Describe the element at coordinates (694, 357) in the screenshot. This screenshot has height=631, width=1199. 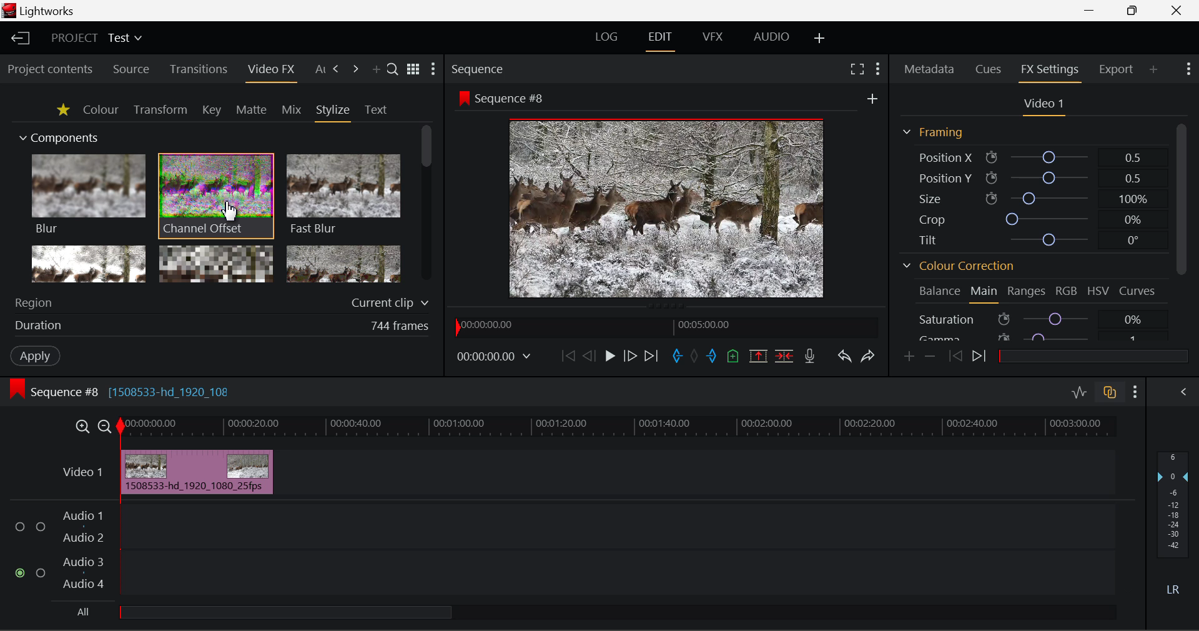
I see `Remove All Marks` at that location.